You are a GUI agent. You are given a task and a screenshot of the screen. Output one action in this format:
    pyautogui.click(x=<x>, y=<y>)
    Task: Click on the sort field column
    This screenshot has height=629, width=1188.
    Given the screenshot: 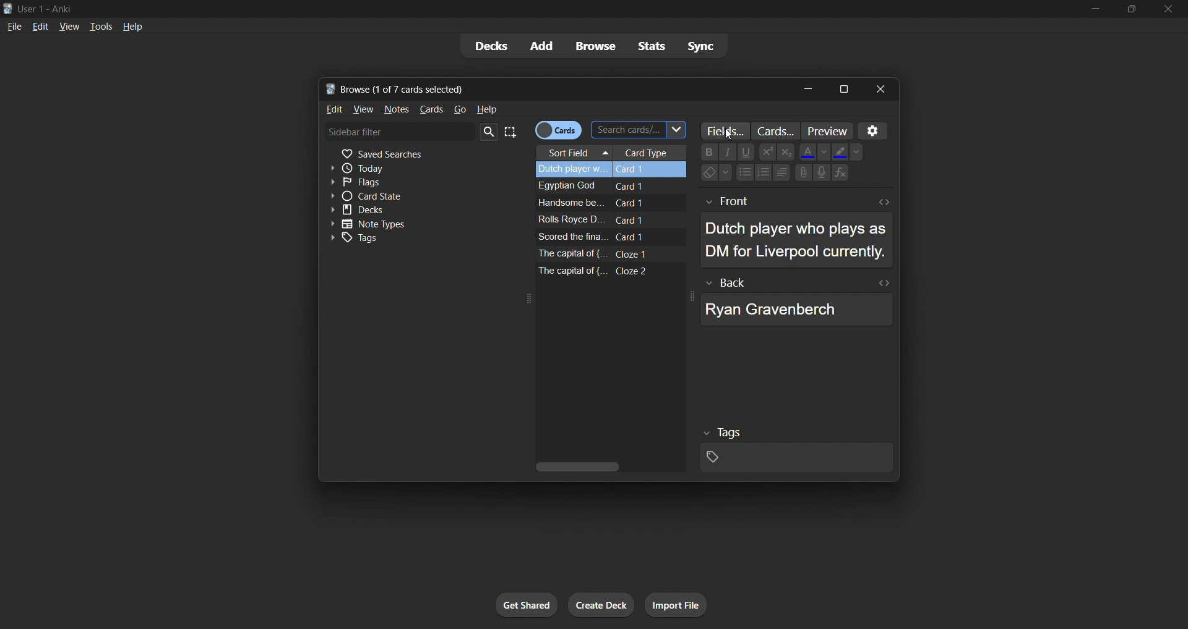 What is the action you would take?
    pyautogui.click(x=578, y=152)
    